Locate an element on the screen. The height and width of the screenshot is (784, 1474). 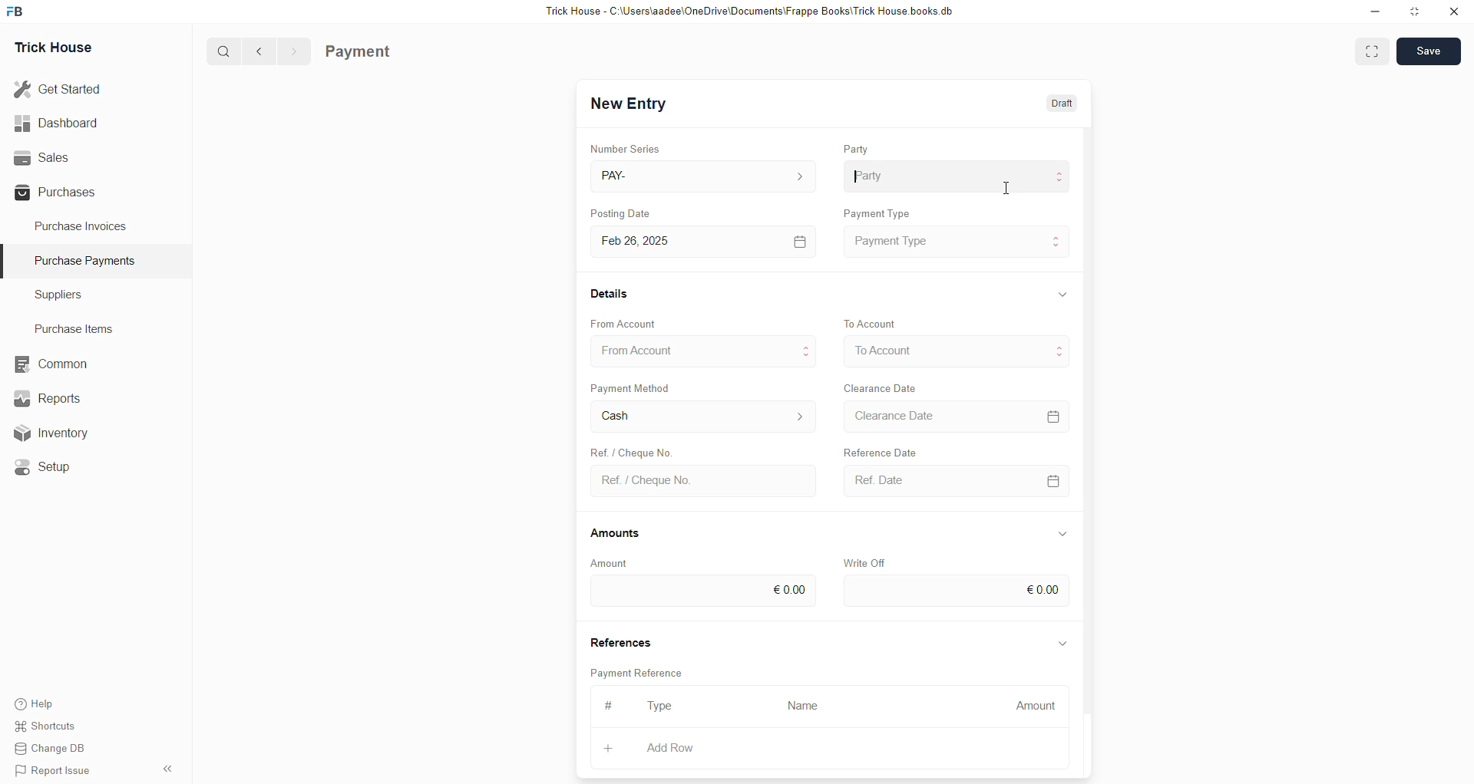
Common is located at coordinates (48, 363).